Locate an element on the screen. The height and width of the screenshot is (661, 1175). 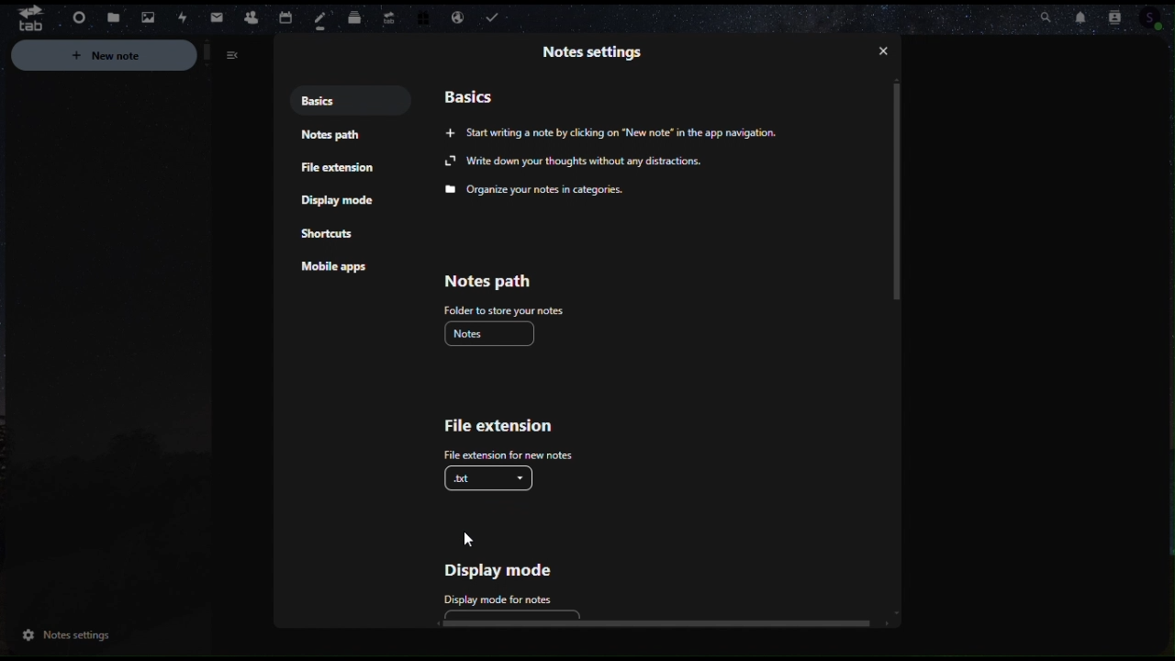
Activities is located at coordinates (181, 18).